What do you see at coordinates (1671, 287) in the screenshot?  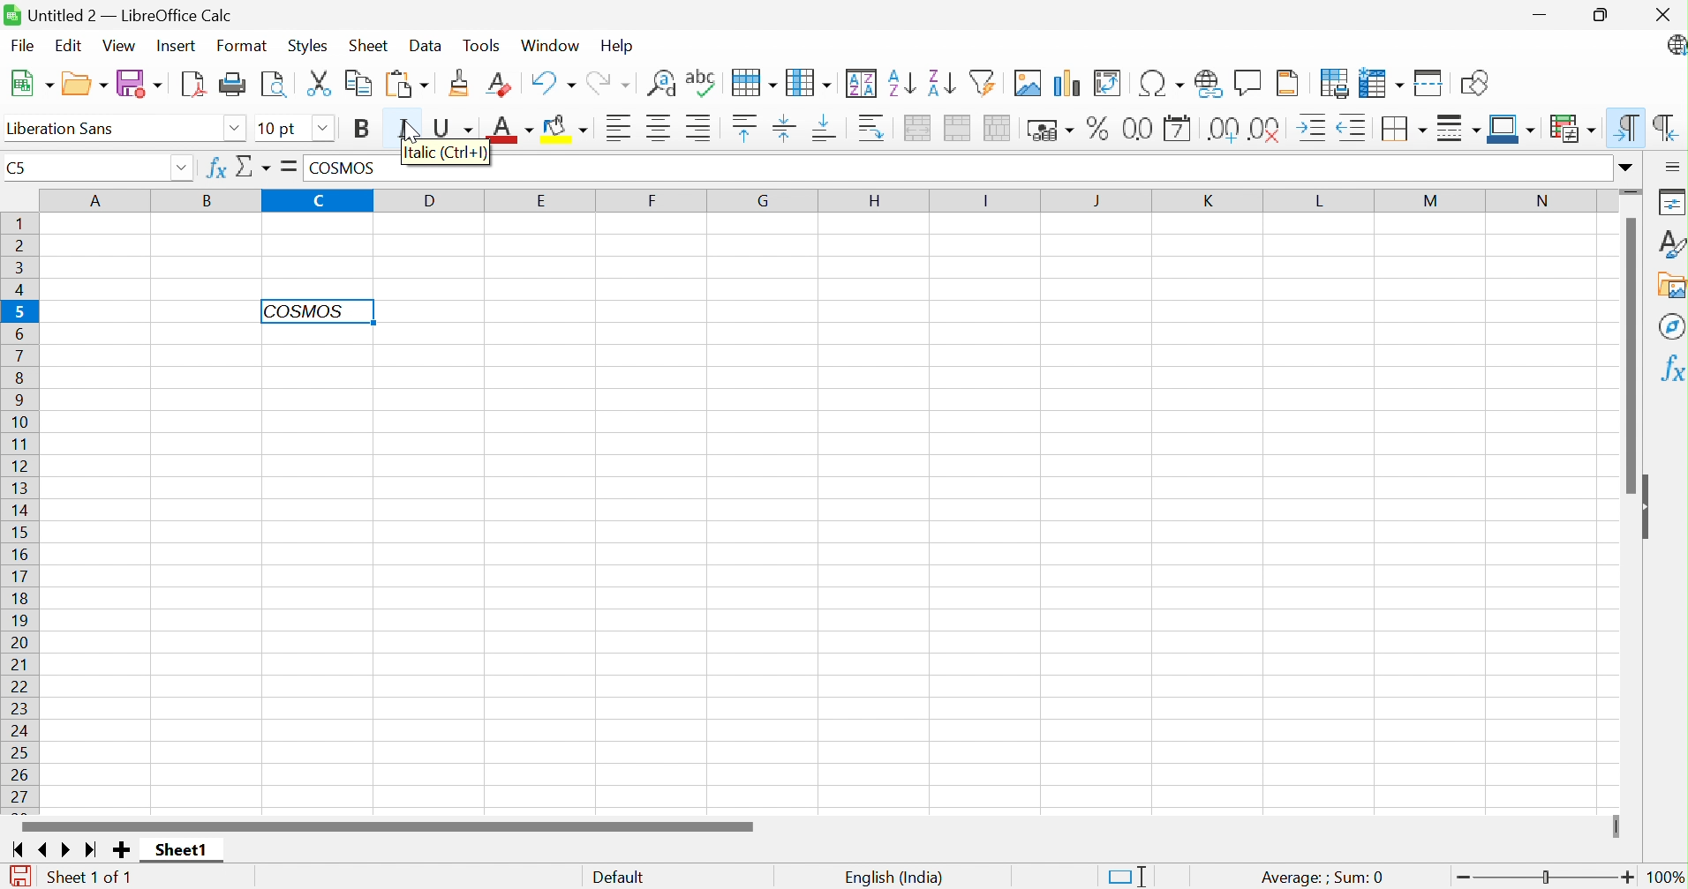 I see `Gallery` at bounding box center [1671, 287].